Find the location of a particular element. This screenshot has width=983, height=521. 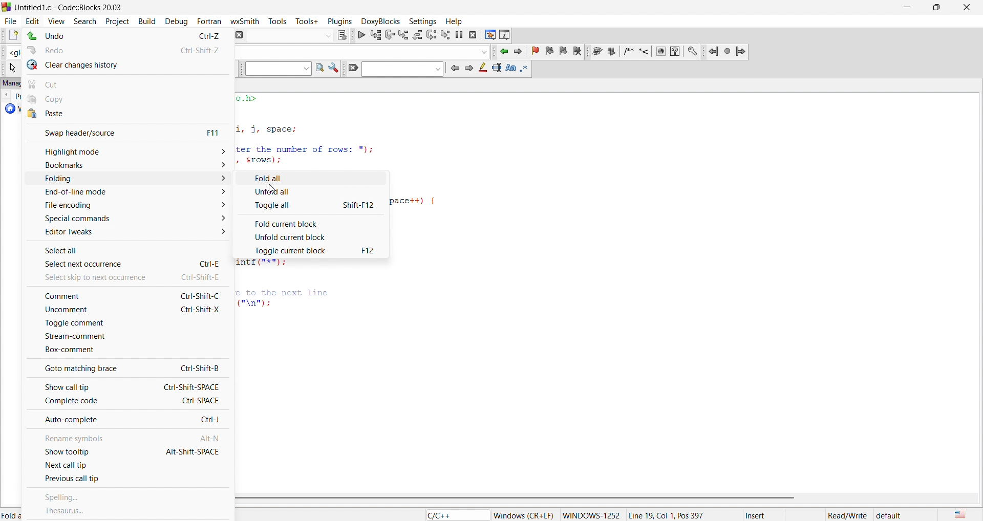

abort is located at coordinates (238, 34).